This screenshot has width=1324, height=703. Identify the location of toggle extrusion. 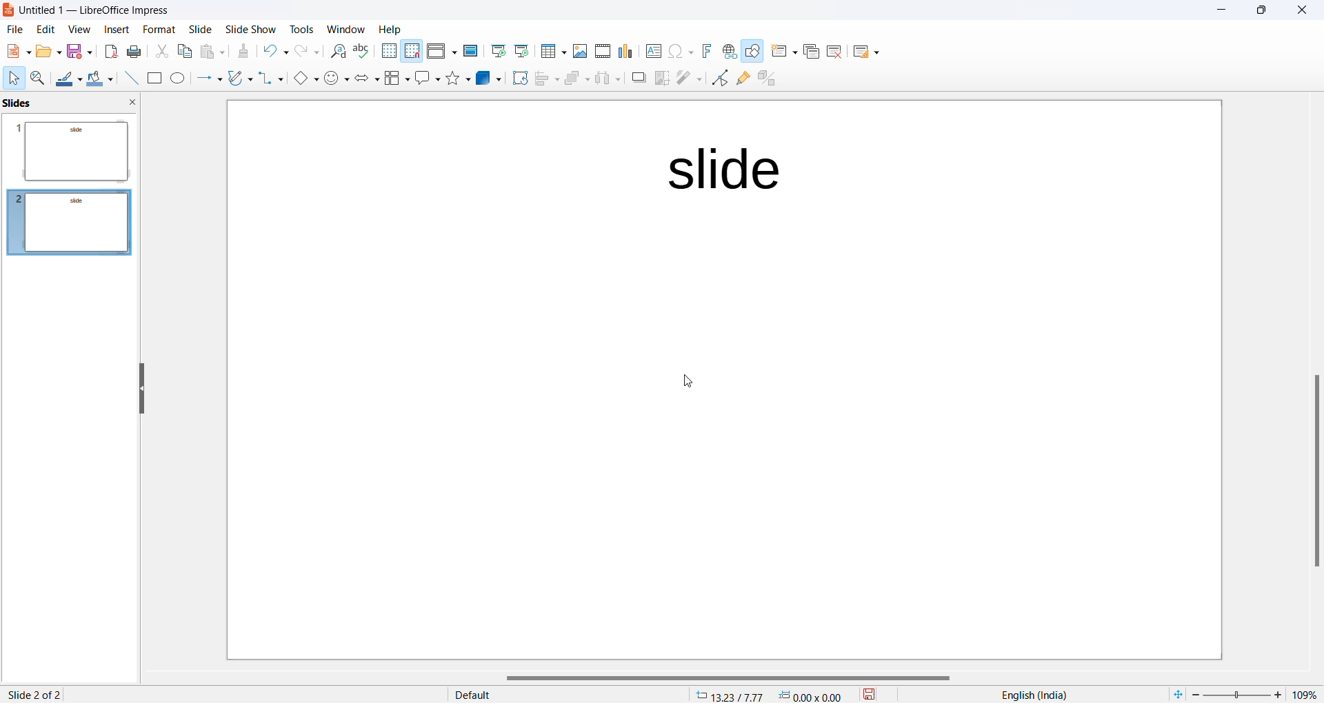
(767, 78).